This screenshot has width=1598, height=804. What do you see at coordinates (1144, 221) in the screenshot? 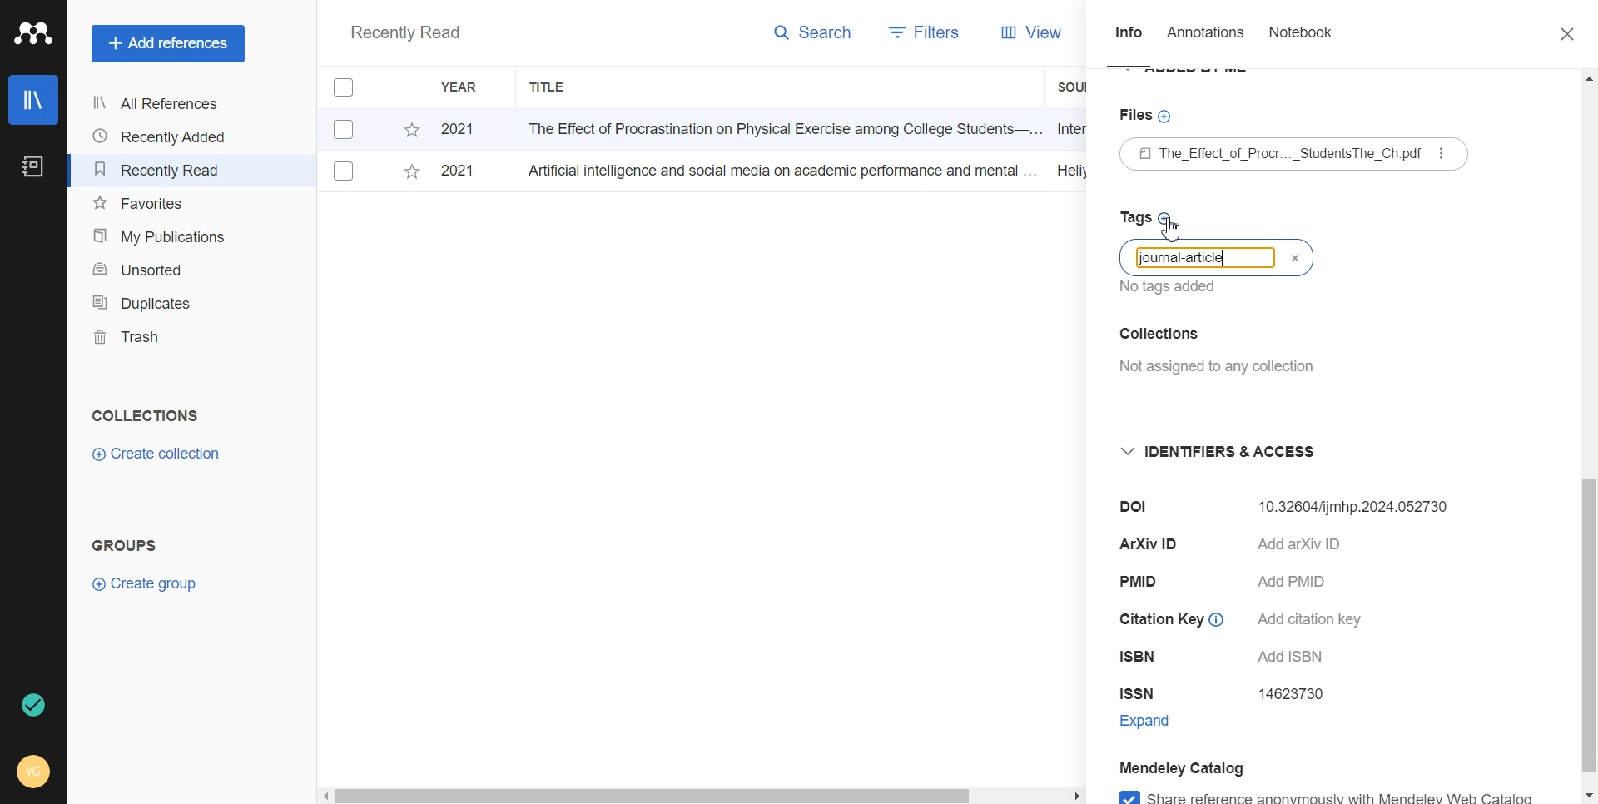
I see `Tags` at bounding box center [1144, 221].